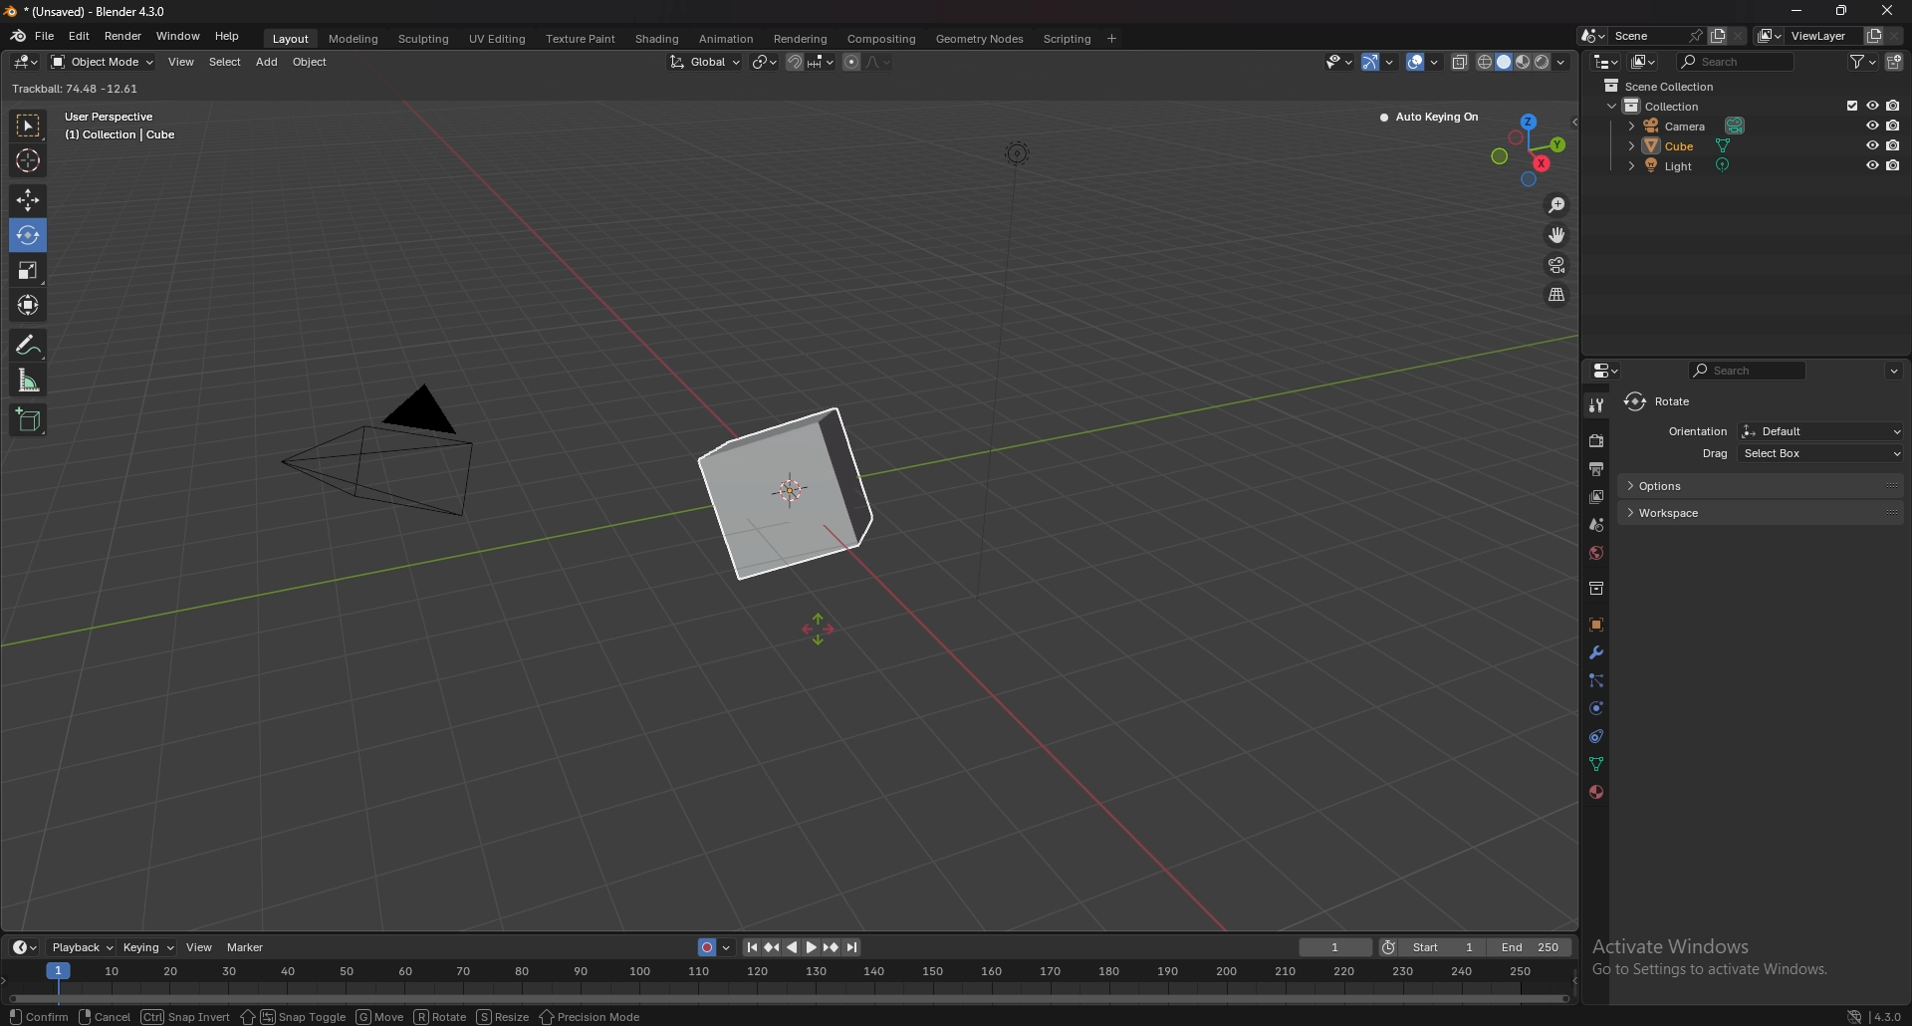  I want to click on preset viewpoint, so click(1534, 147).